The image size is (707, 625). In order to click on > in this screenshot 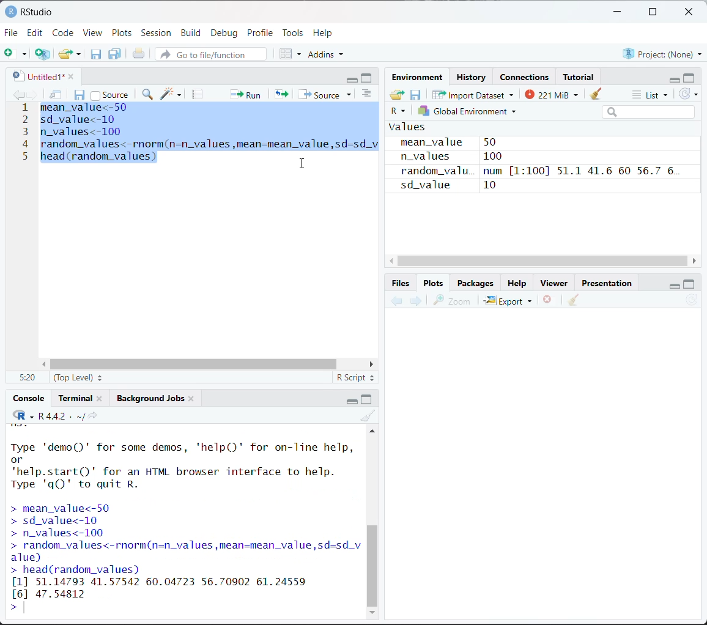, I will do `click(14, 608)`.